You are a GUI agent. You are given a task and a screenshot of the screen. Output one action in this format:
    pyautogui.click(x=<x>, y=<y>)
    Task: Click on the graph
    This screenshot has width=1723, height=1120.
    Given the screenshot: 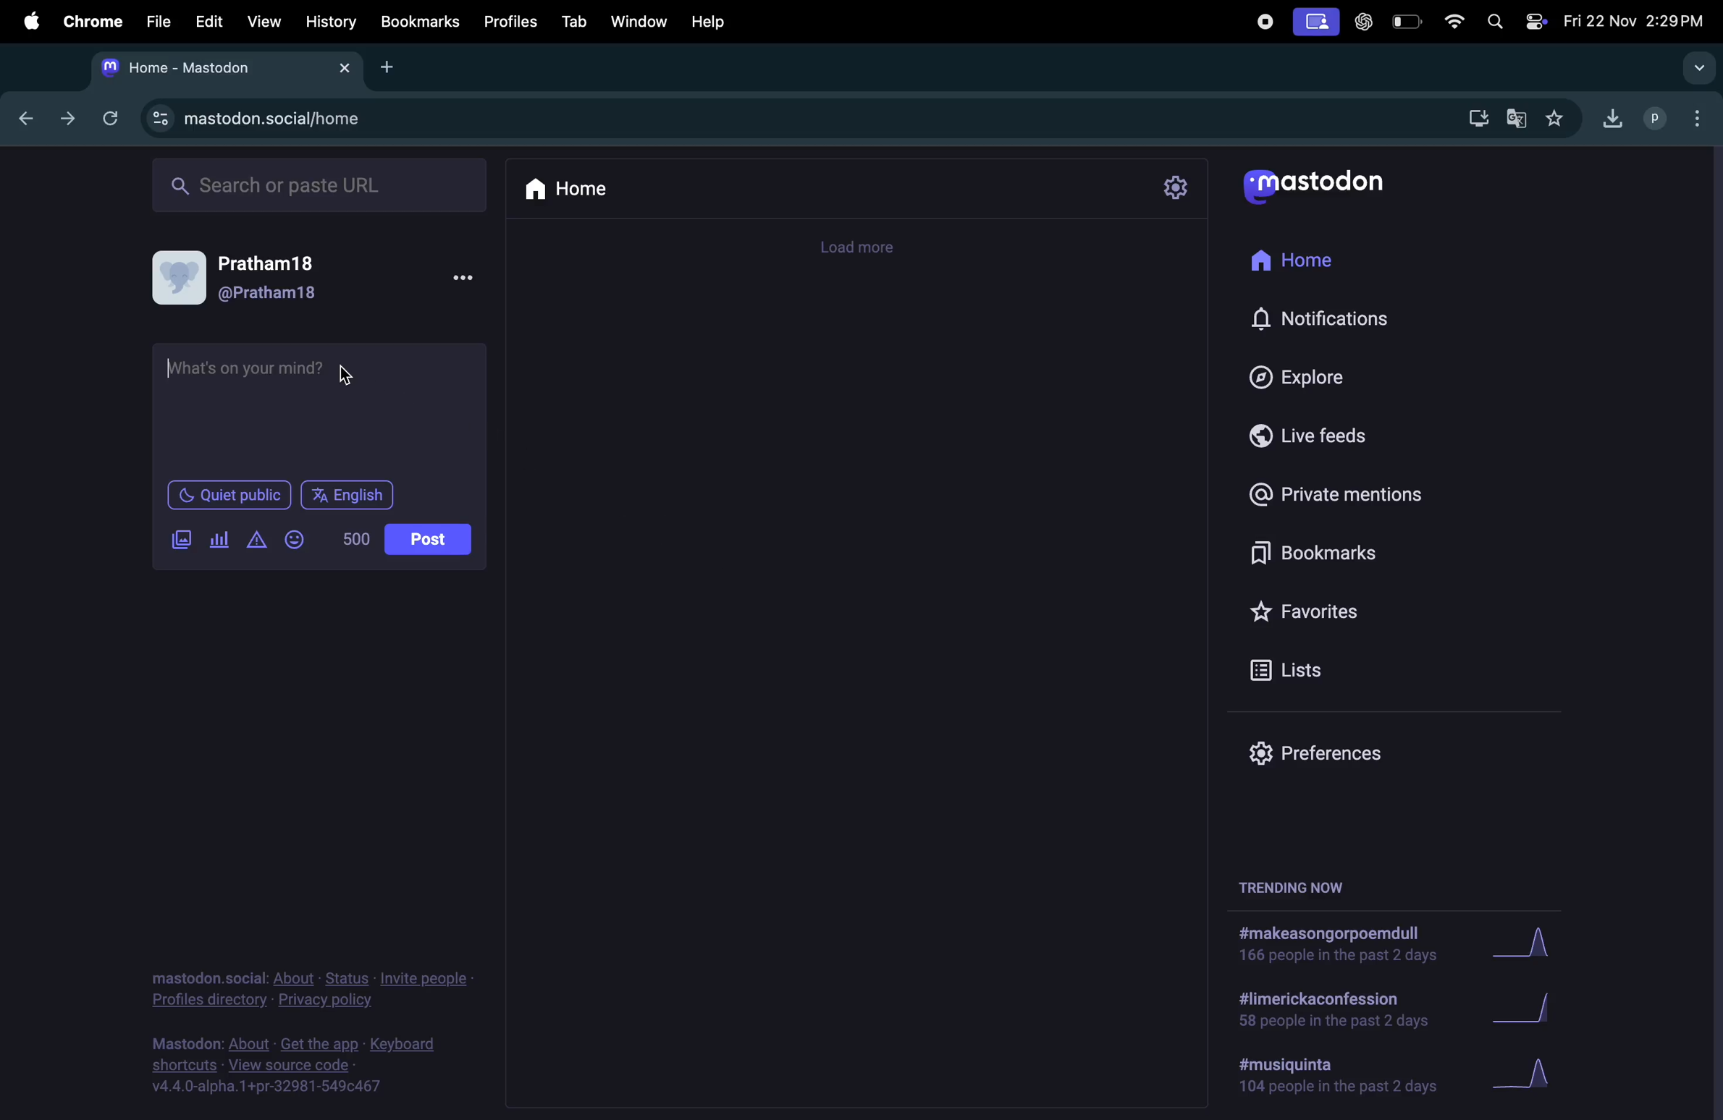 What is the action you would take?
    pyautogui.click(x=1536, y=941)
    